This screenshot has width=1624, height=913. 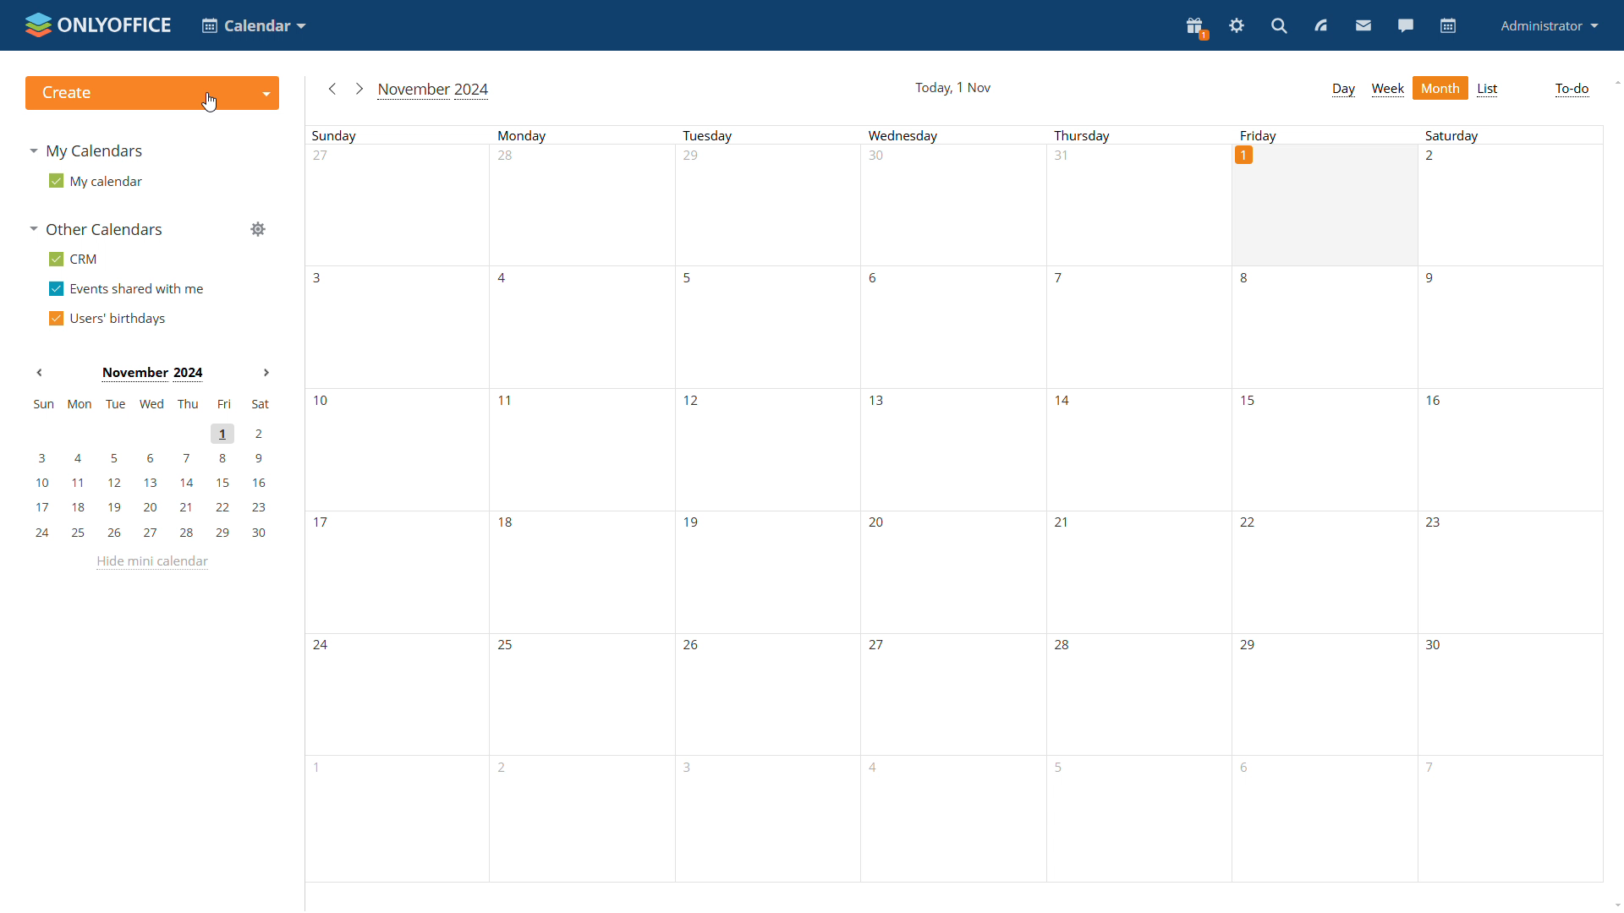 What do you see at coordinates (399, 504) in the screenshot?
I see `Sunday ` at bounding box center [399, 504].